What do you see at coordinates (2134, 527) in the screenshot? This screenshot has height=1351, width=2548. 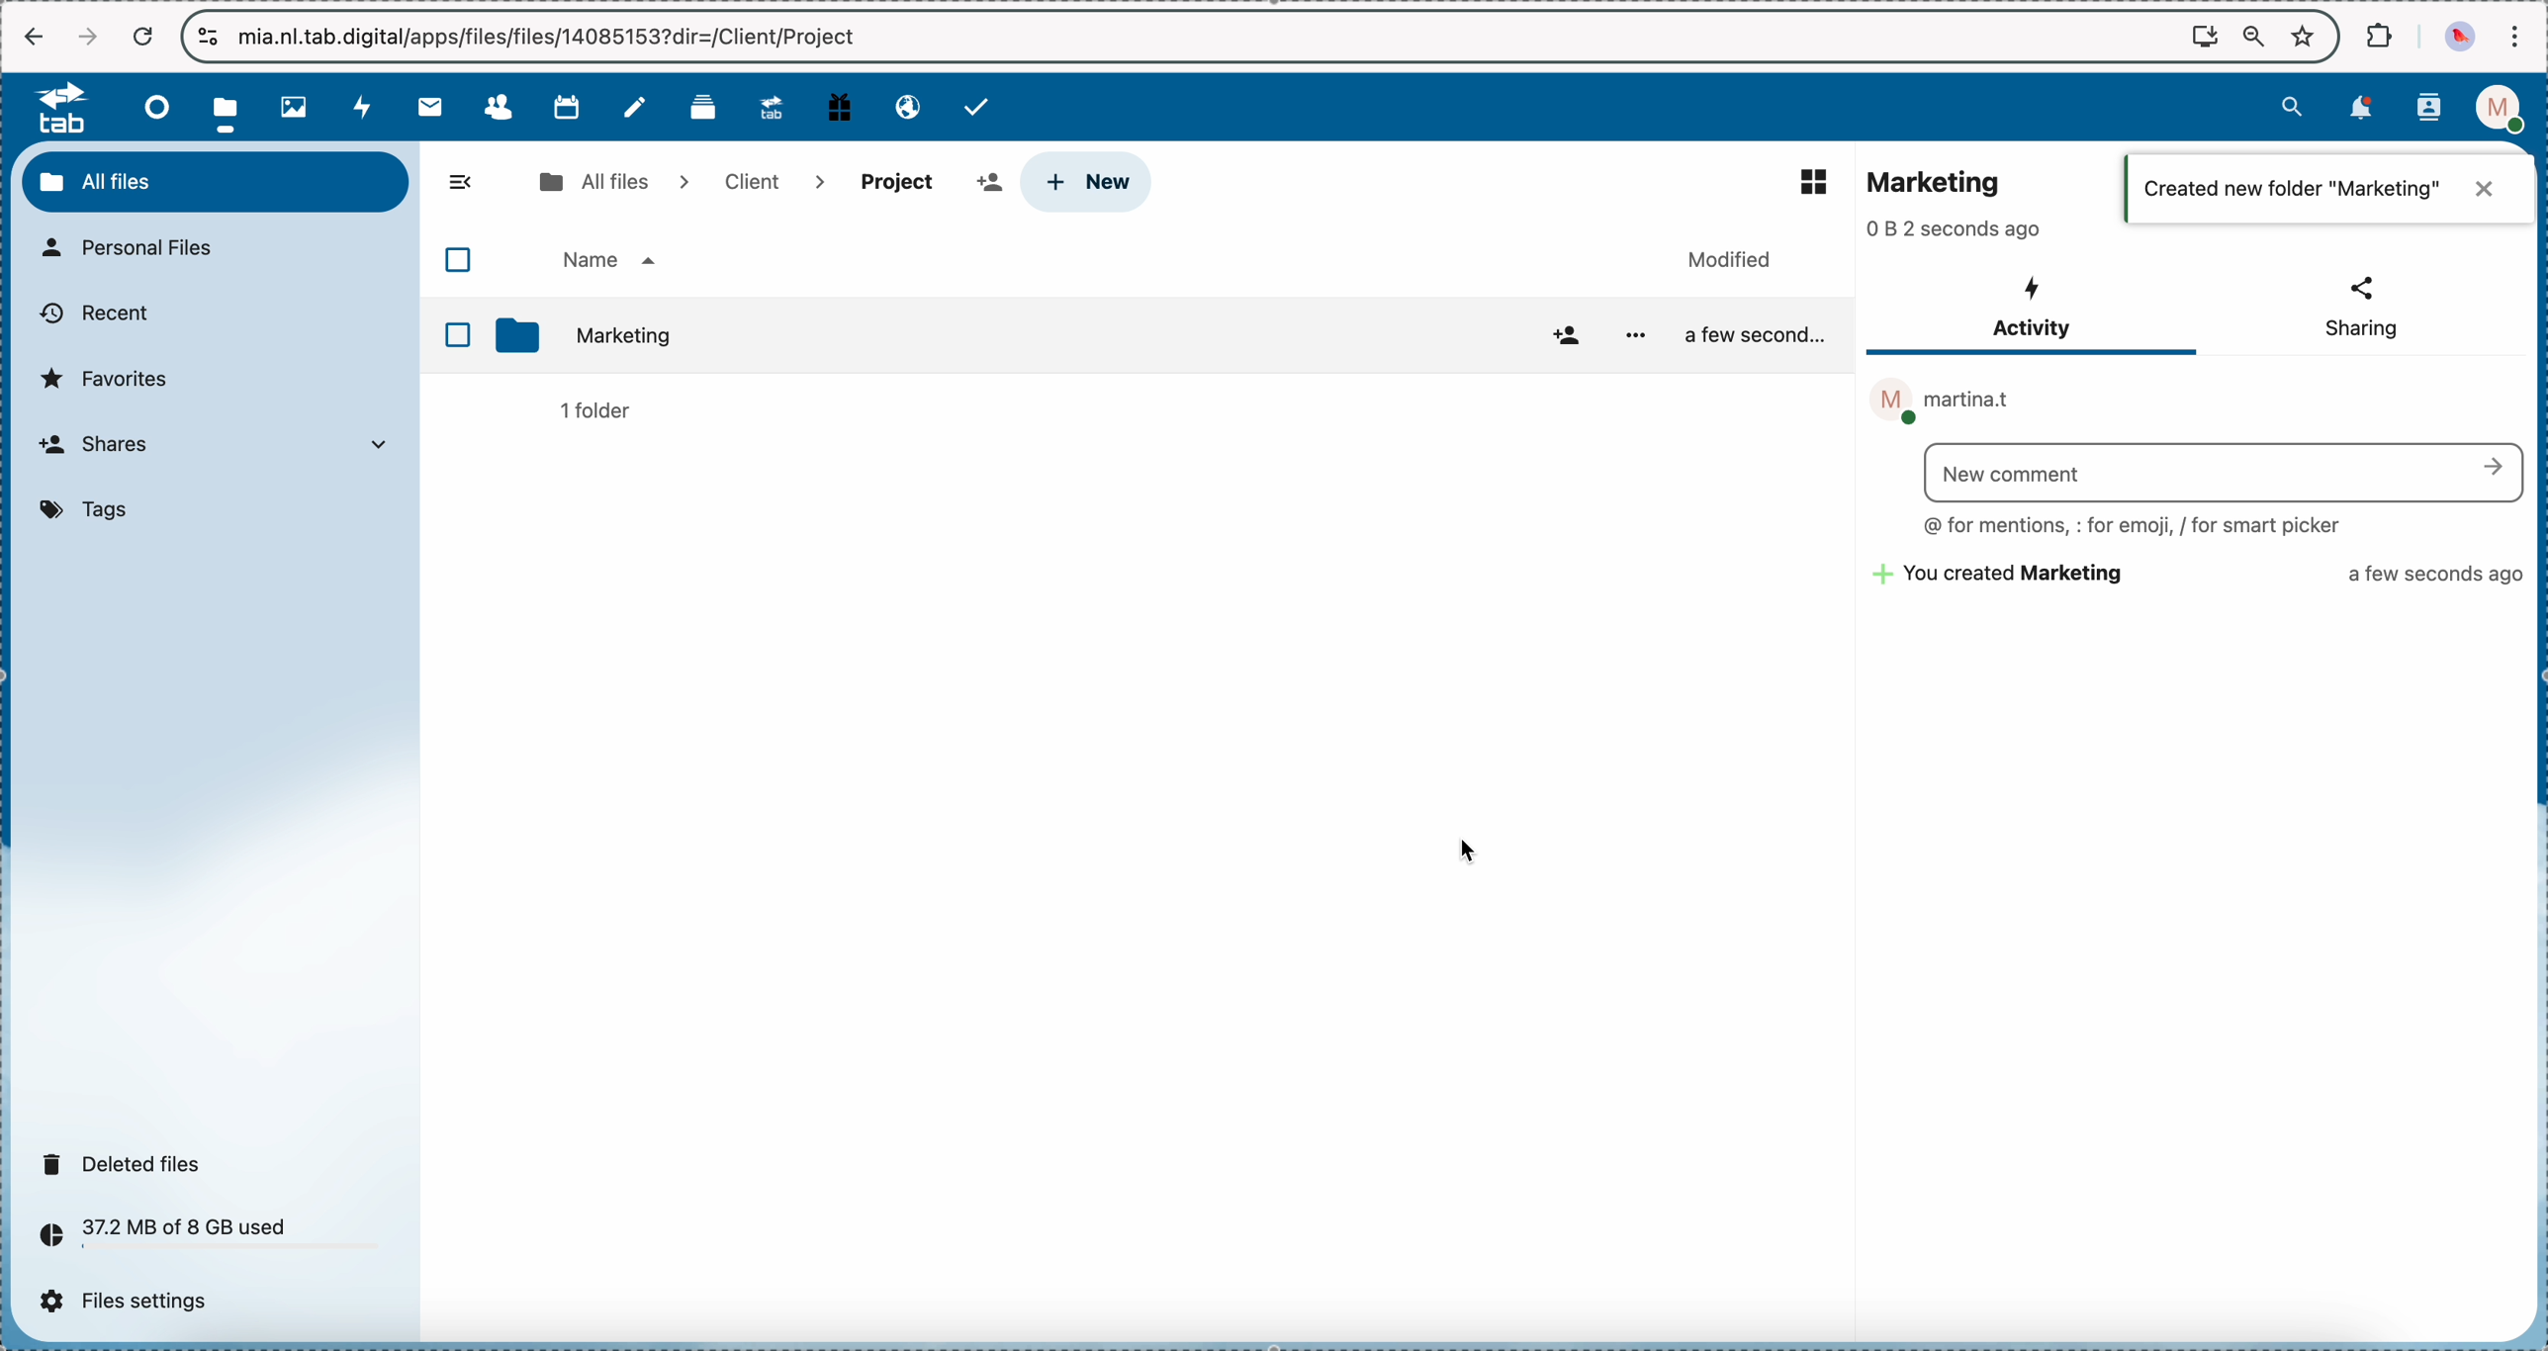 I see `comment` at bounding box center [2134, 527].